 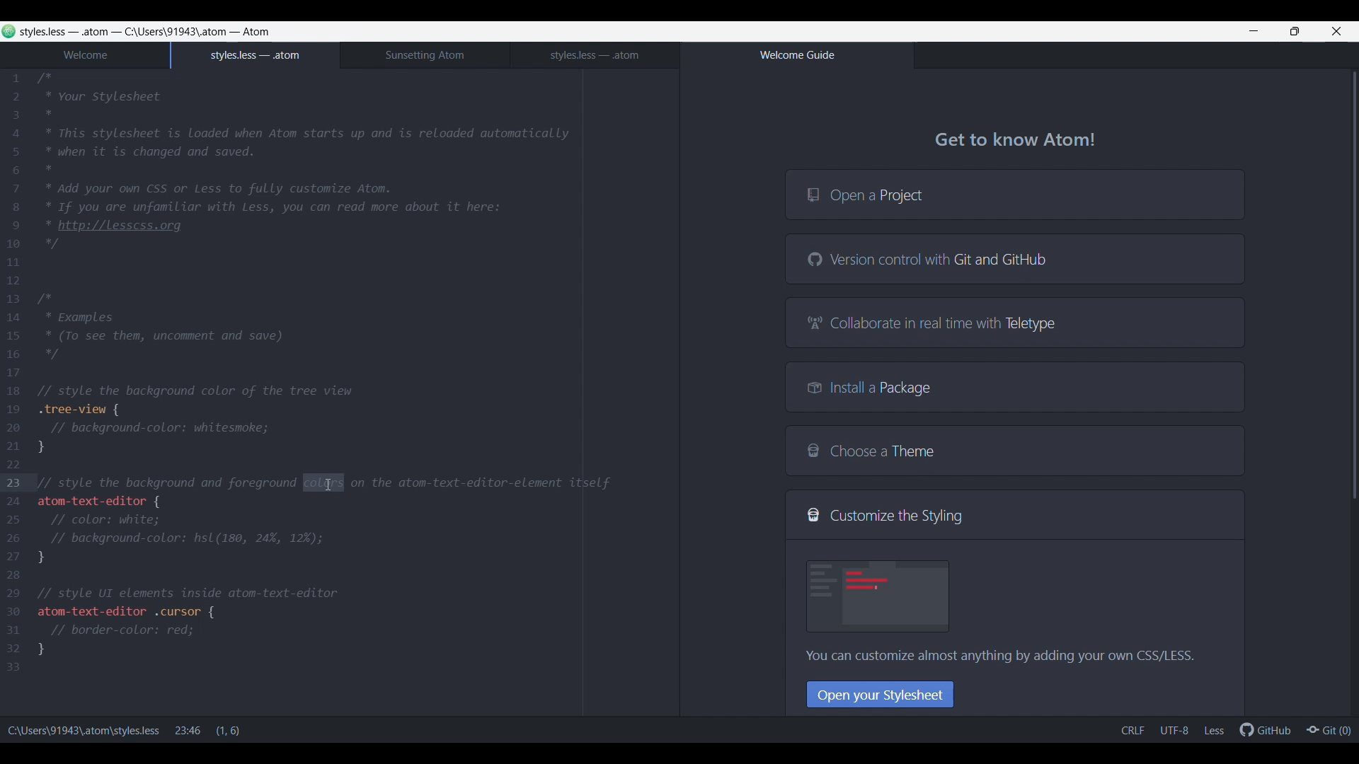 I want to click on style.less tab, so click(x=595, y=55).